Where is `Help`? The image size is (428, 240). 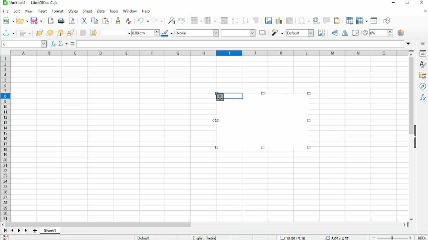 Help is located at coordinates (146, 11).